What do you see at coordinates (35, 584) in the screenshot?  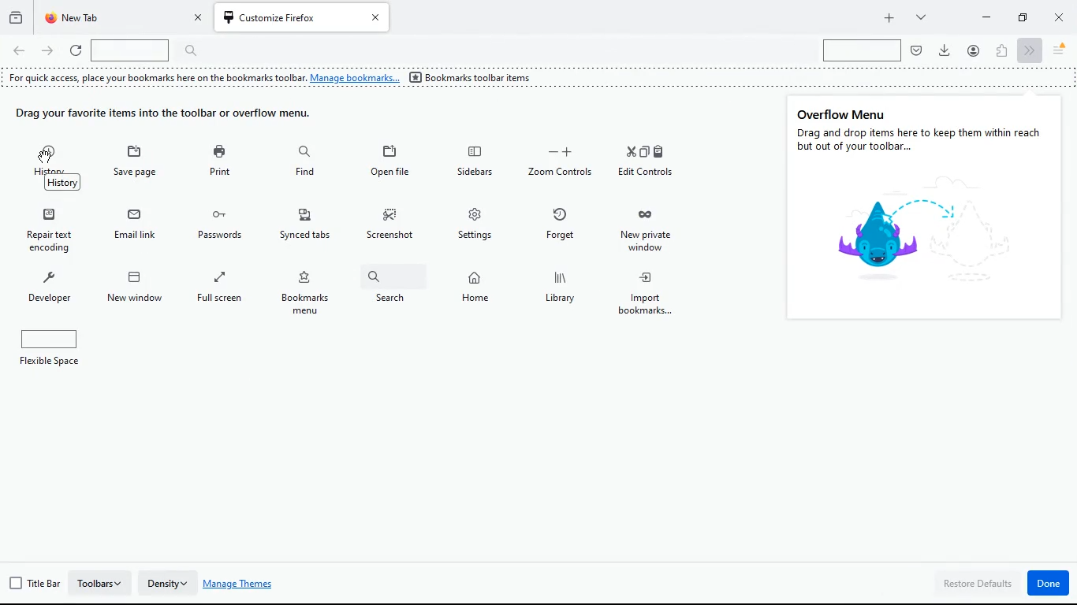 I see `title bar` at bounding box center [35, 584].